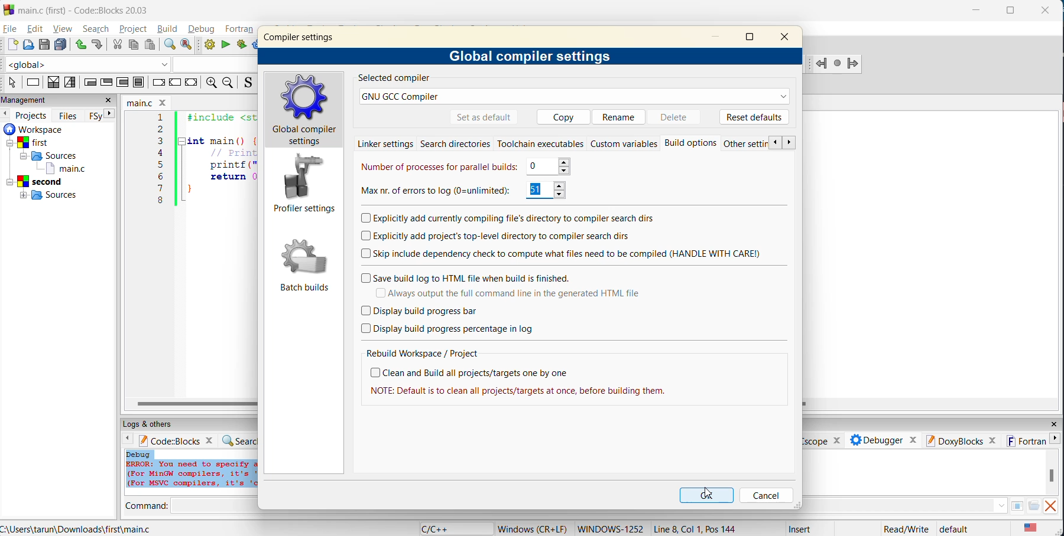  I want to click on file, so click(11, 29).